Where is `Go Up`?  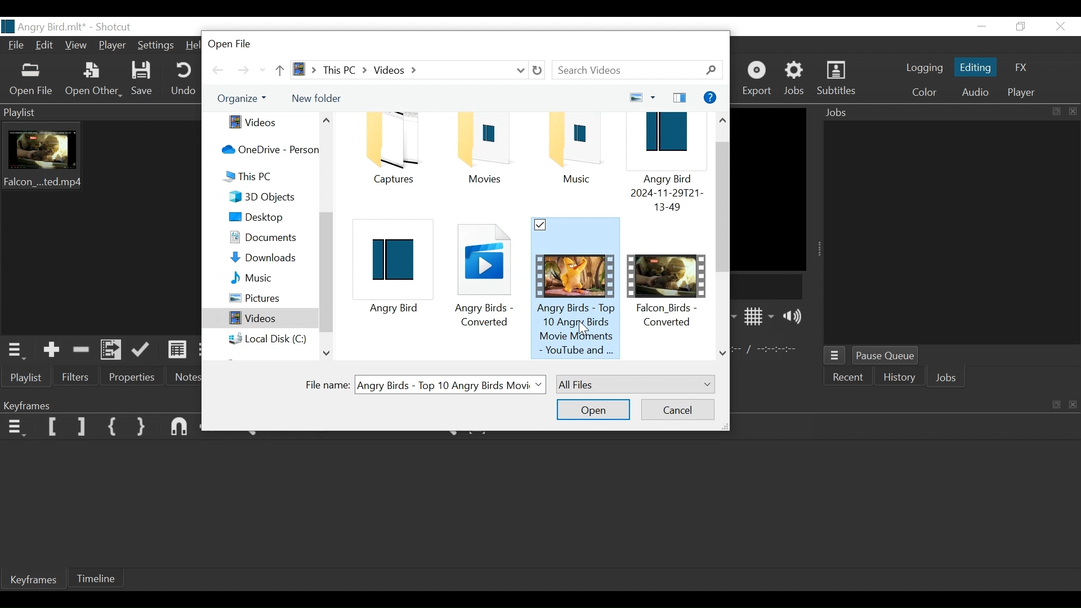 Go Up is located at coordinates (279, 70).